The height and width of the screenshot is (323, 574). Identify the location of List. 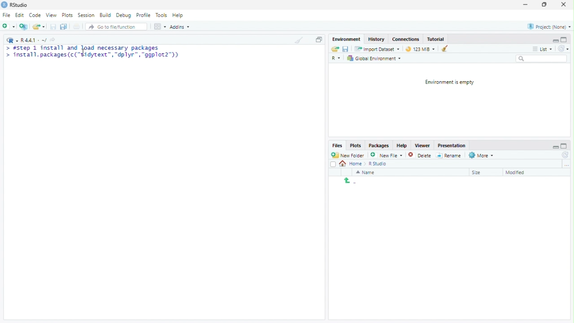
(542, 48).